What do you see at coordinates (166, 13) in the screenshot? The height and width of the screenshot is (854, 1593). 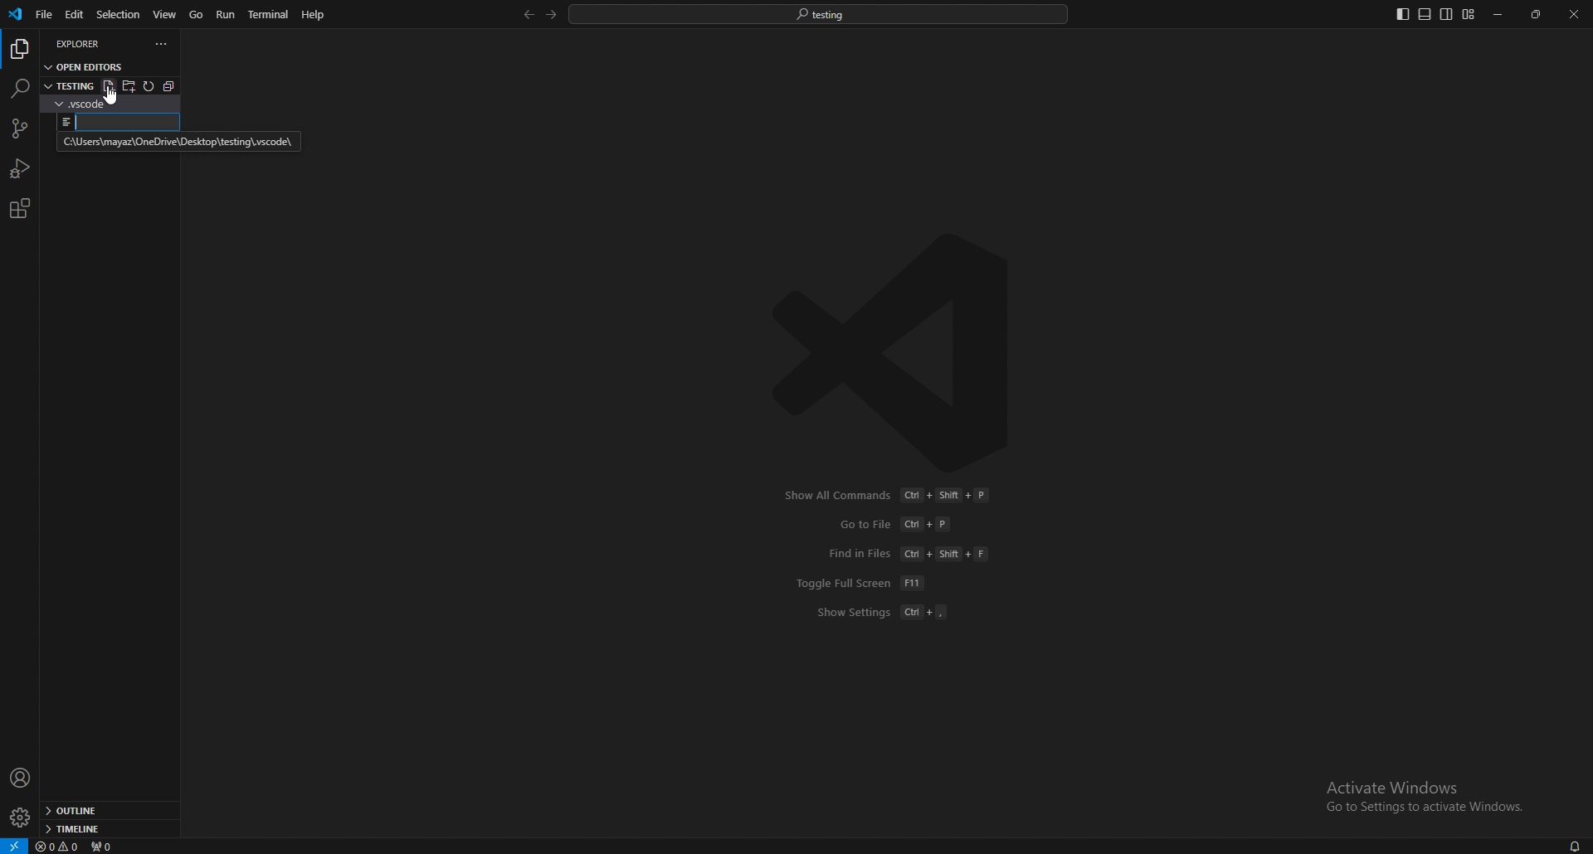 I see `view` at bounding box center [166, 13].